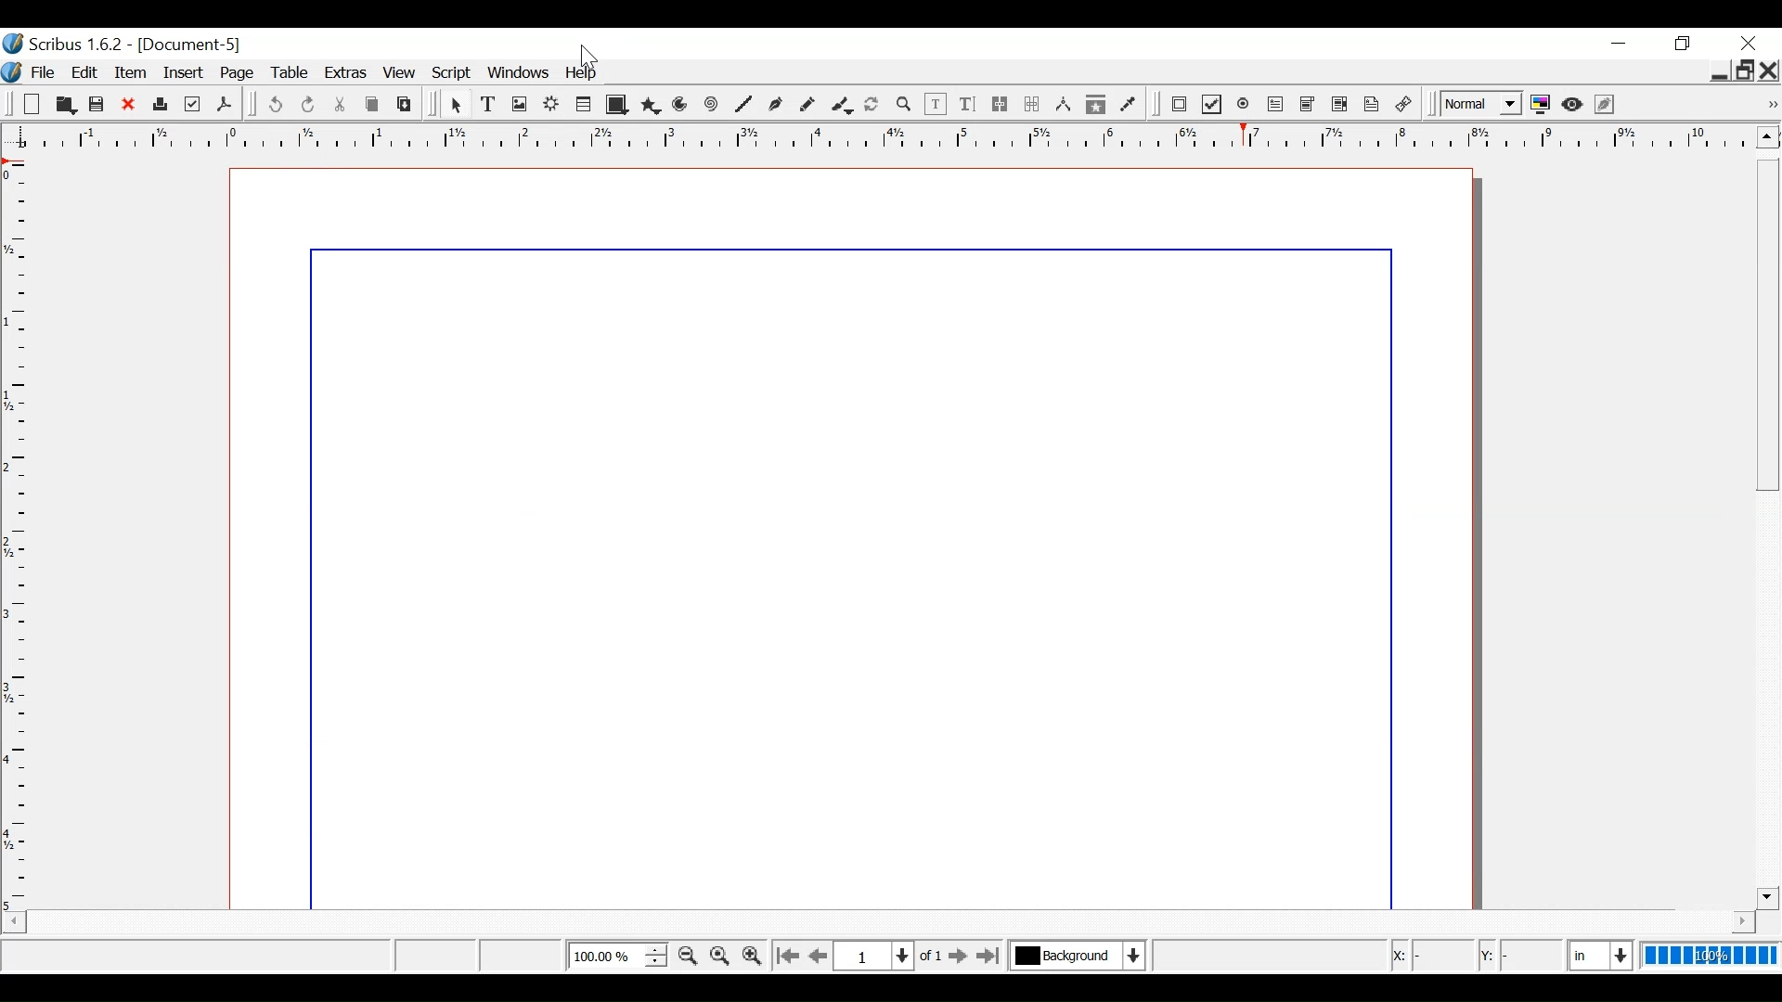 This screenshot has height=1002, width=1782. I want to click on Image frame, so click(521, 104).